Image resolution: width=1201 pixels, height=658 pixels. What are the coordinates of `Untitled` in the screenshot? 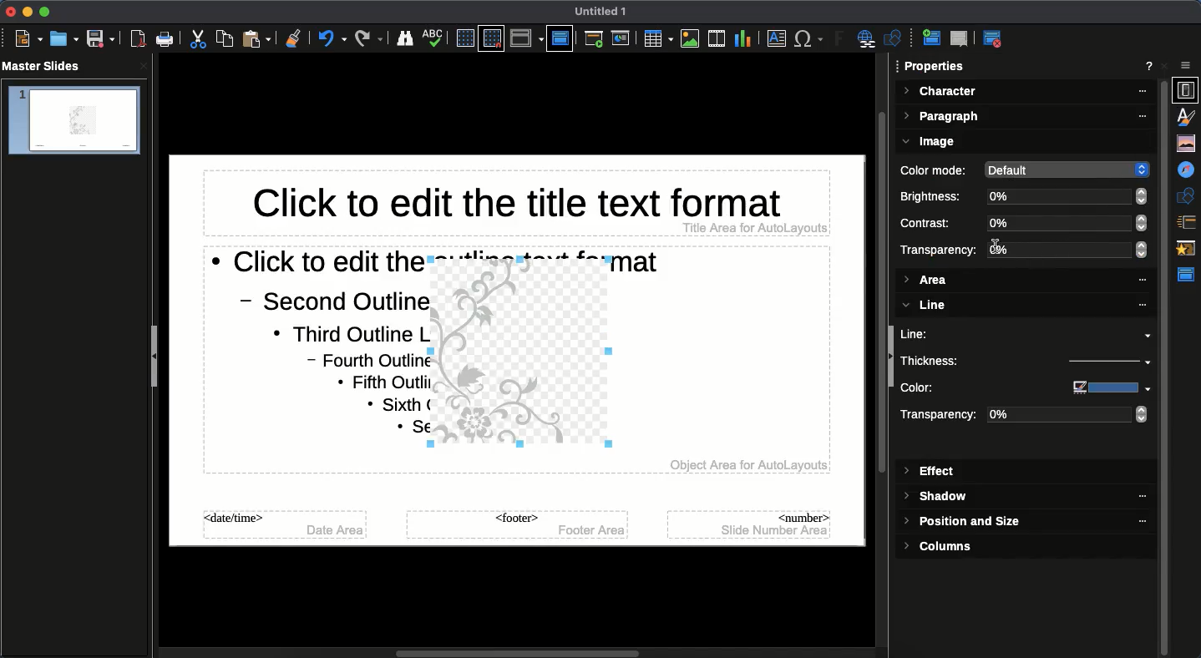 It's located at (601, 12).